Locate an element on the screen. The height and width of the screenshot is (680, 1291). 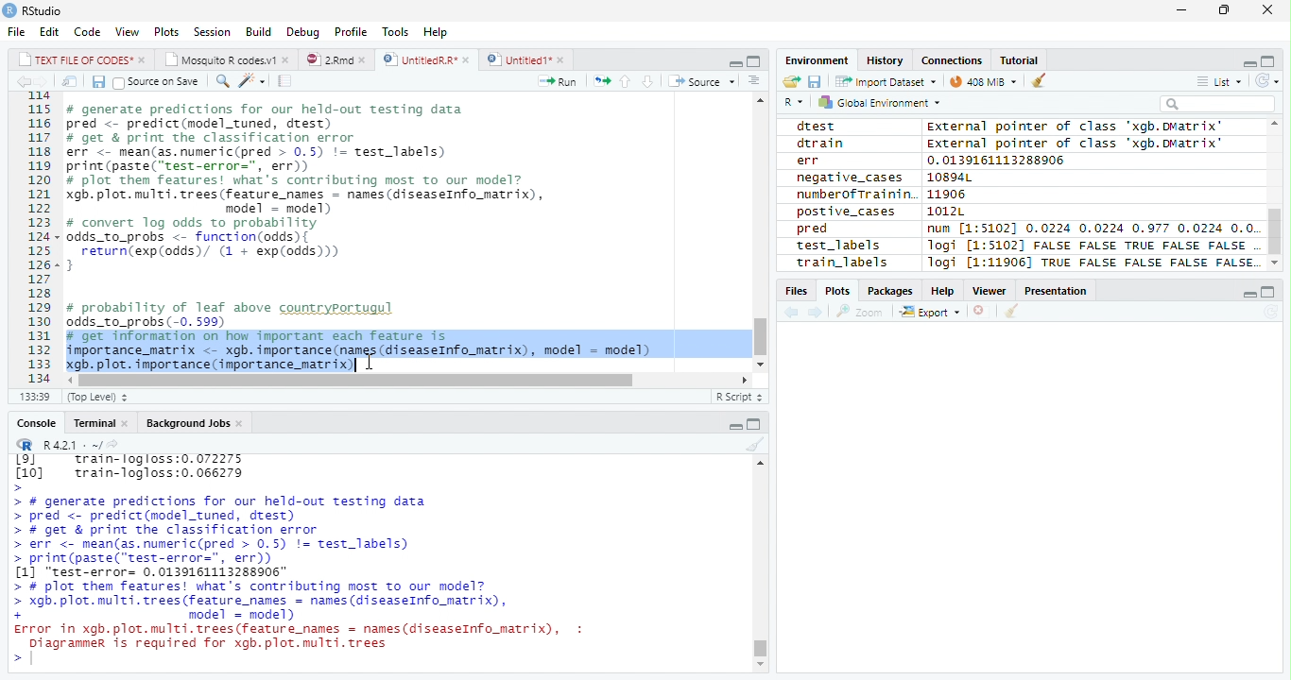
Show directory is located at coordinates (112, 443).